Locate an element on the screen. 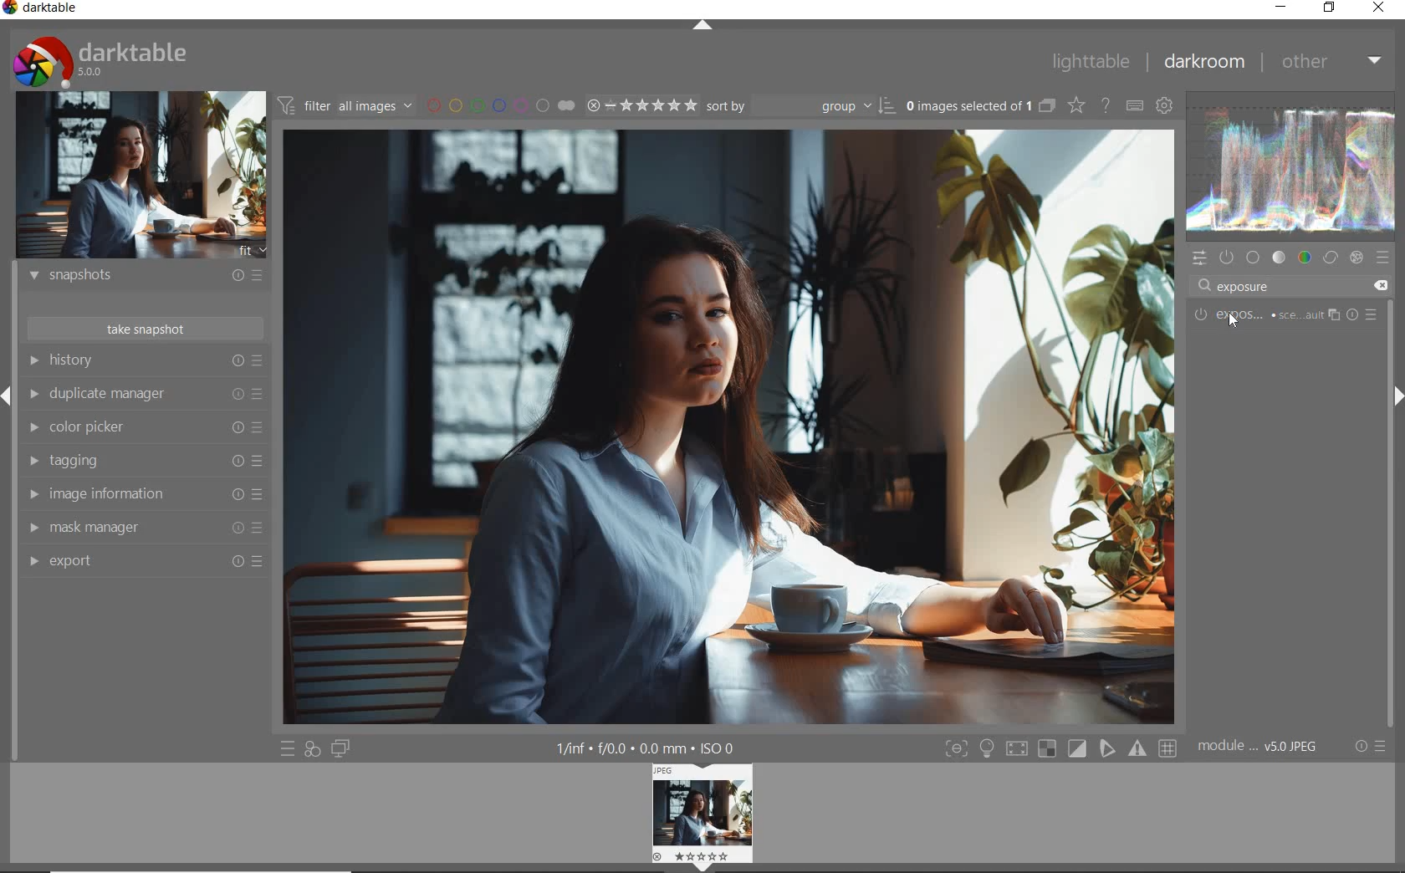 This screenshot has width=1405, height=873. effect is located at coordinates (1356, 258).